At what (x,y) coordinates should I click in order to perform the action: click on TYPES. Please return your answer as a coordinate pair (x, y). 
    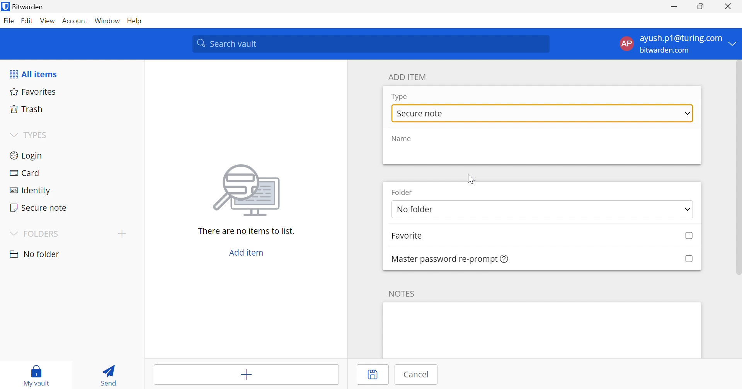
    Looking at the image, I should click on (31, 135).